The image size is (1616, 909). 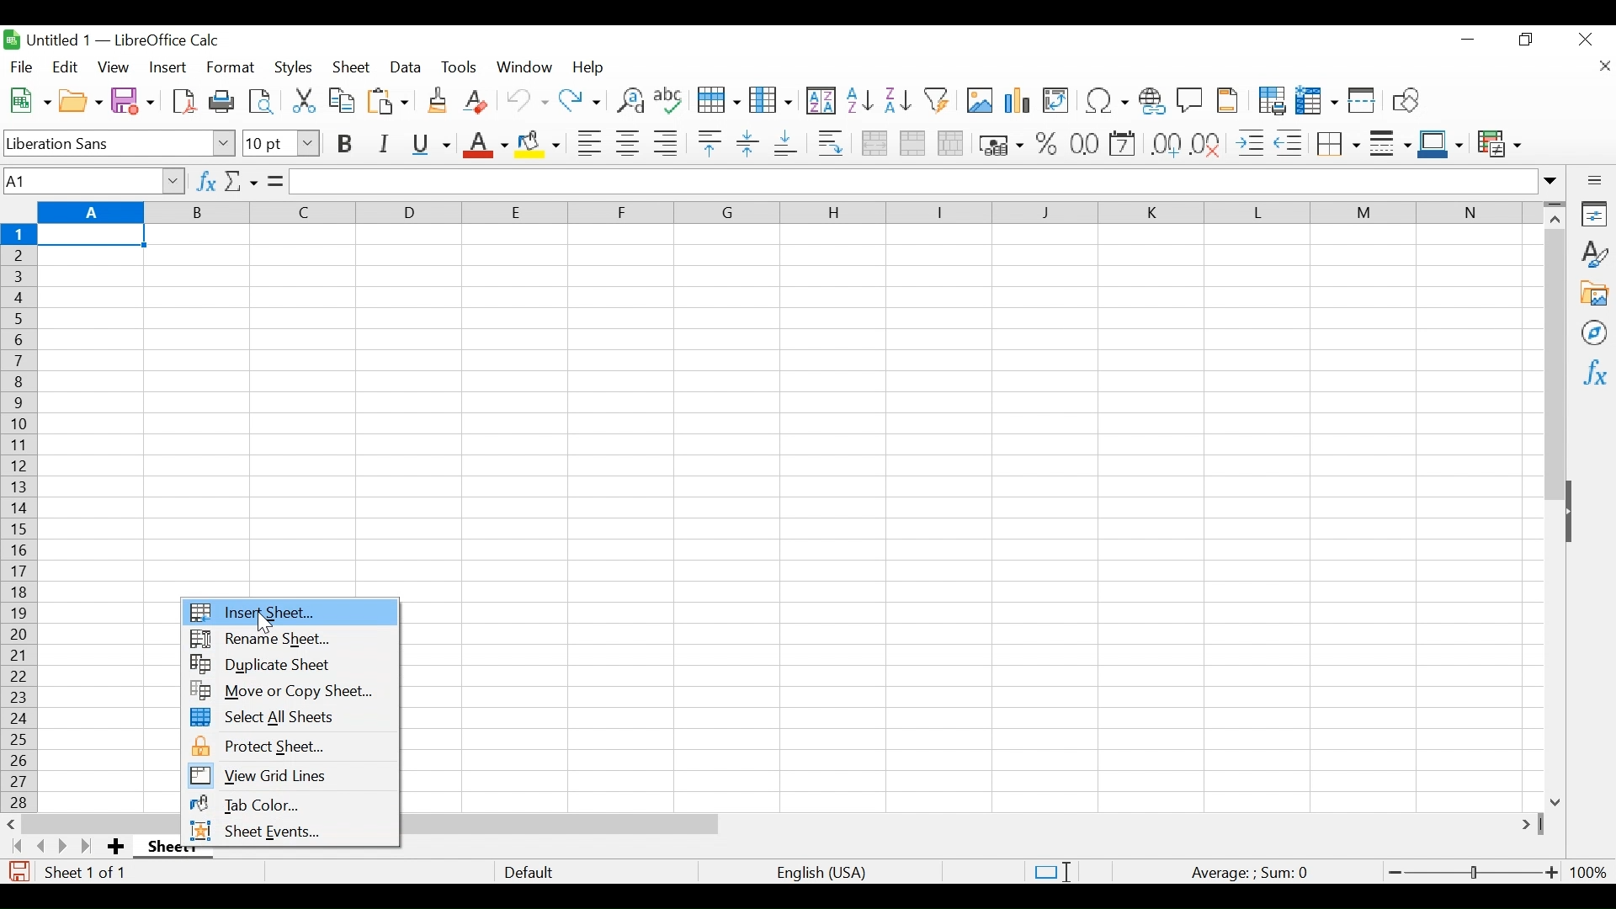 What do you see at coordinates (281, 144) in the screenshot?
I see `Font Size` at bounding box center [281, 144].